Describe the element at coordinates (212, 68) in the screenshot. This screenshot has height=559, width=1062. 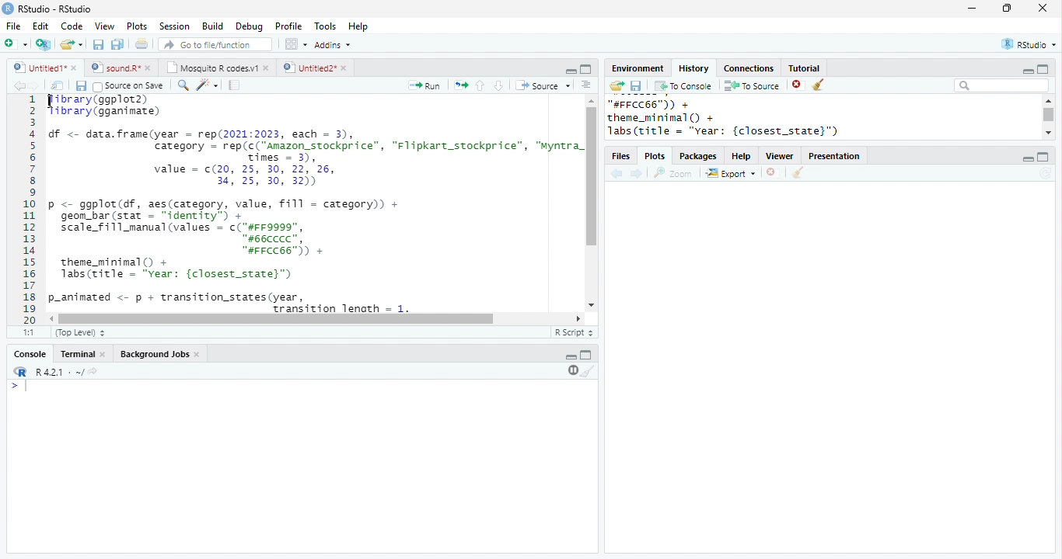
I see `Mosquito R codes.v1` at that location.